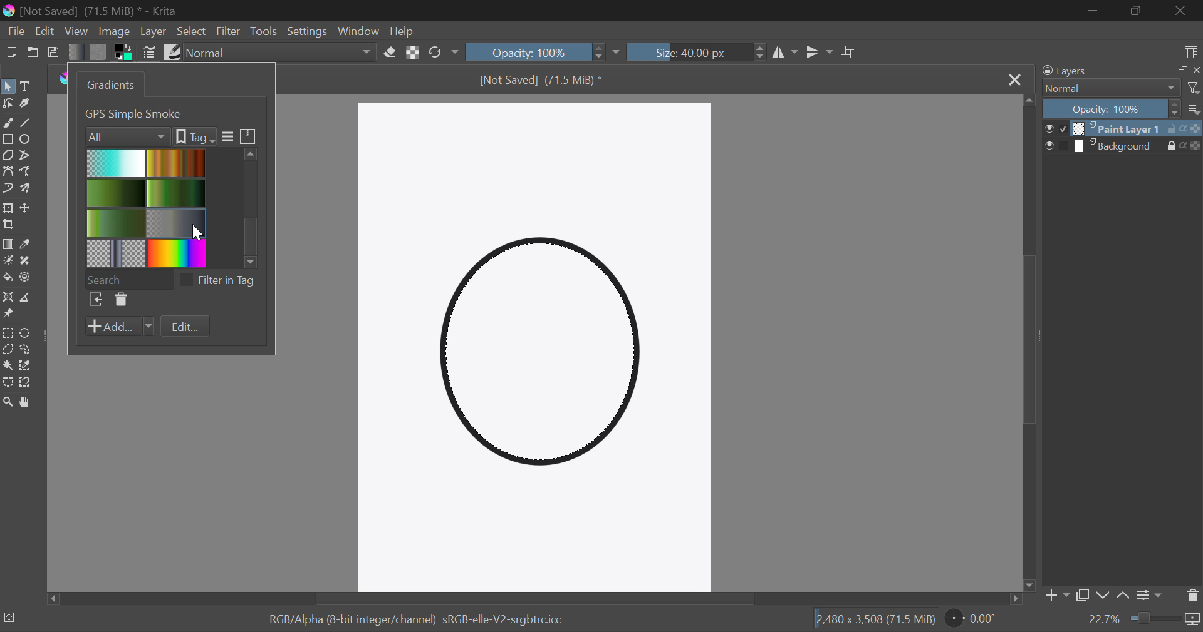 The image size is (1203, 632). Describe the element at coordinates (1138, 11) in the screenshot. I see `Minimize` at that location.